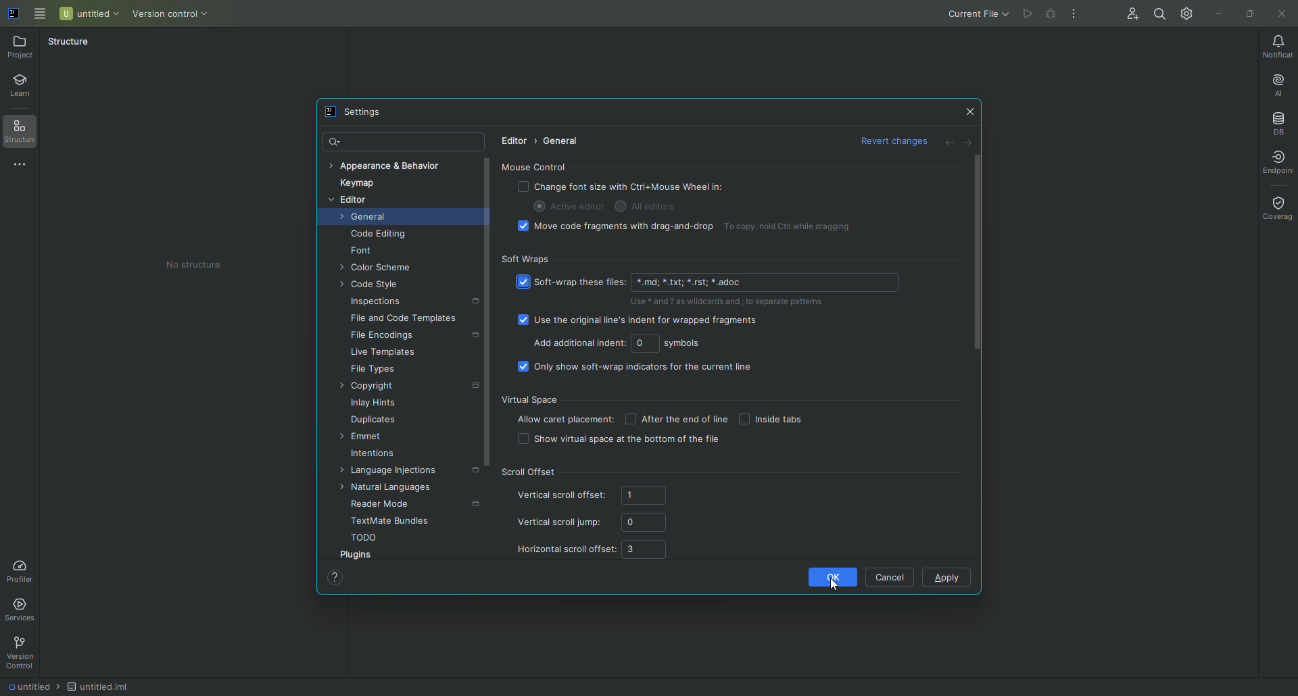 Image resolution: width=1298 pixels, height=696 pixels. I want to click on File Encodings, so click(386, 337).